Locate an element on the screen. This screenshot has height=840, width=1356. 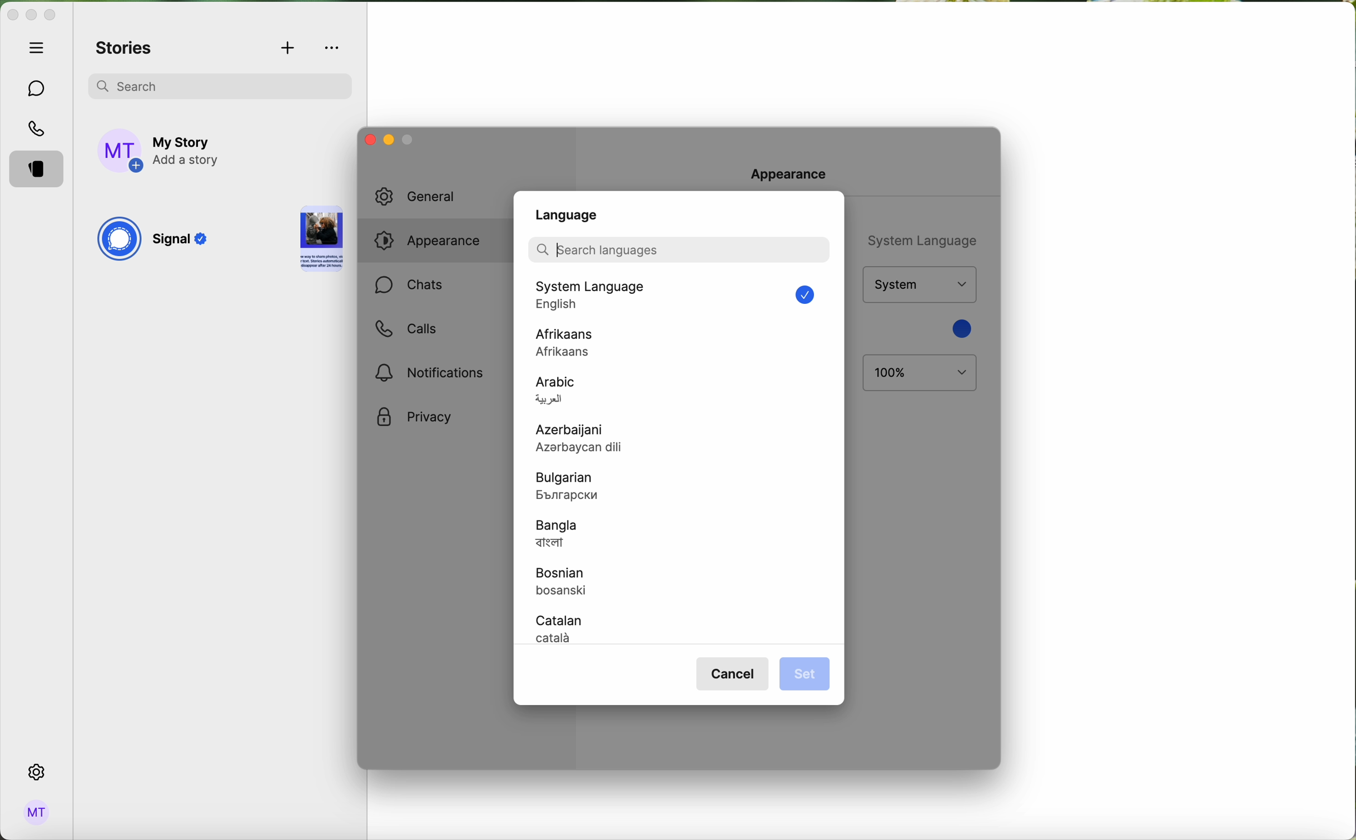
theme options is located at coordinates (918, 285).